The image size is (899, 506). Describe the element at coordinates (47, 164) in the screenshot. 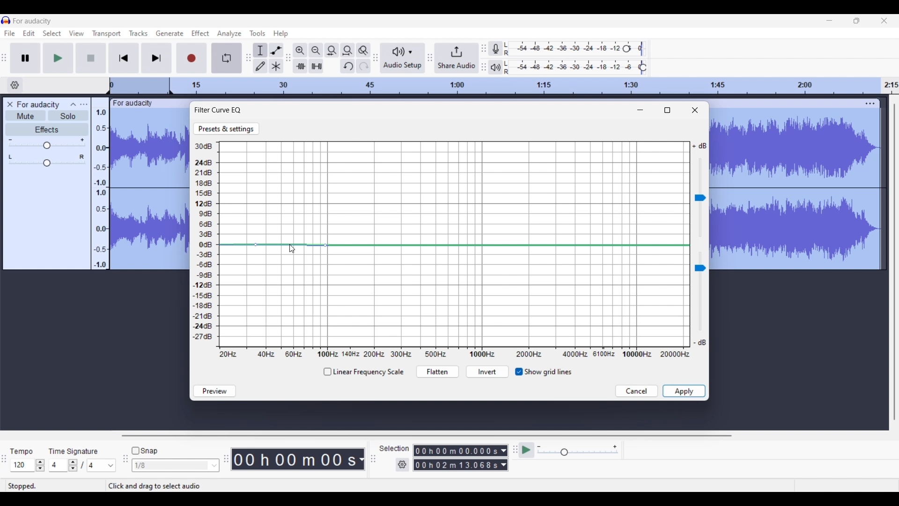

I see `Change pan` at that location.